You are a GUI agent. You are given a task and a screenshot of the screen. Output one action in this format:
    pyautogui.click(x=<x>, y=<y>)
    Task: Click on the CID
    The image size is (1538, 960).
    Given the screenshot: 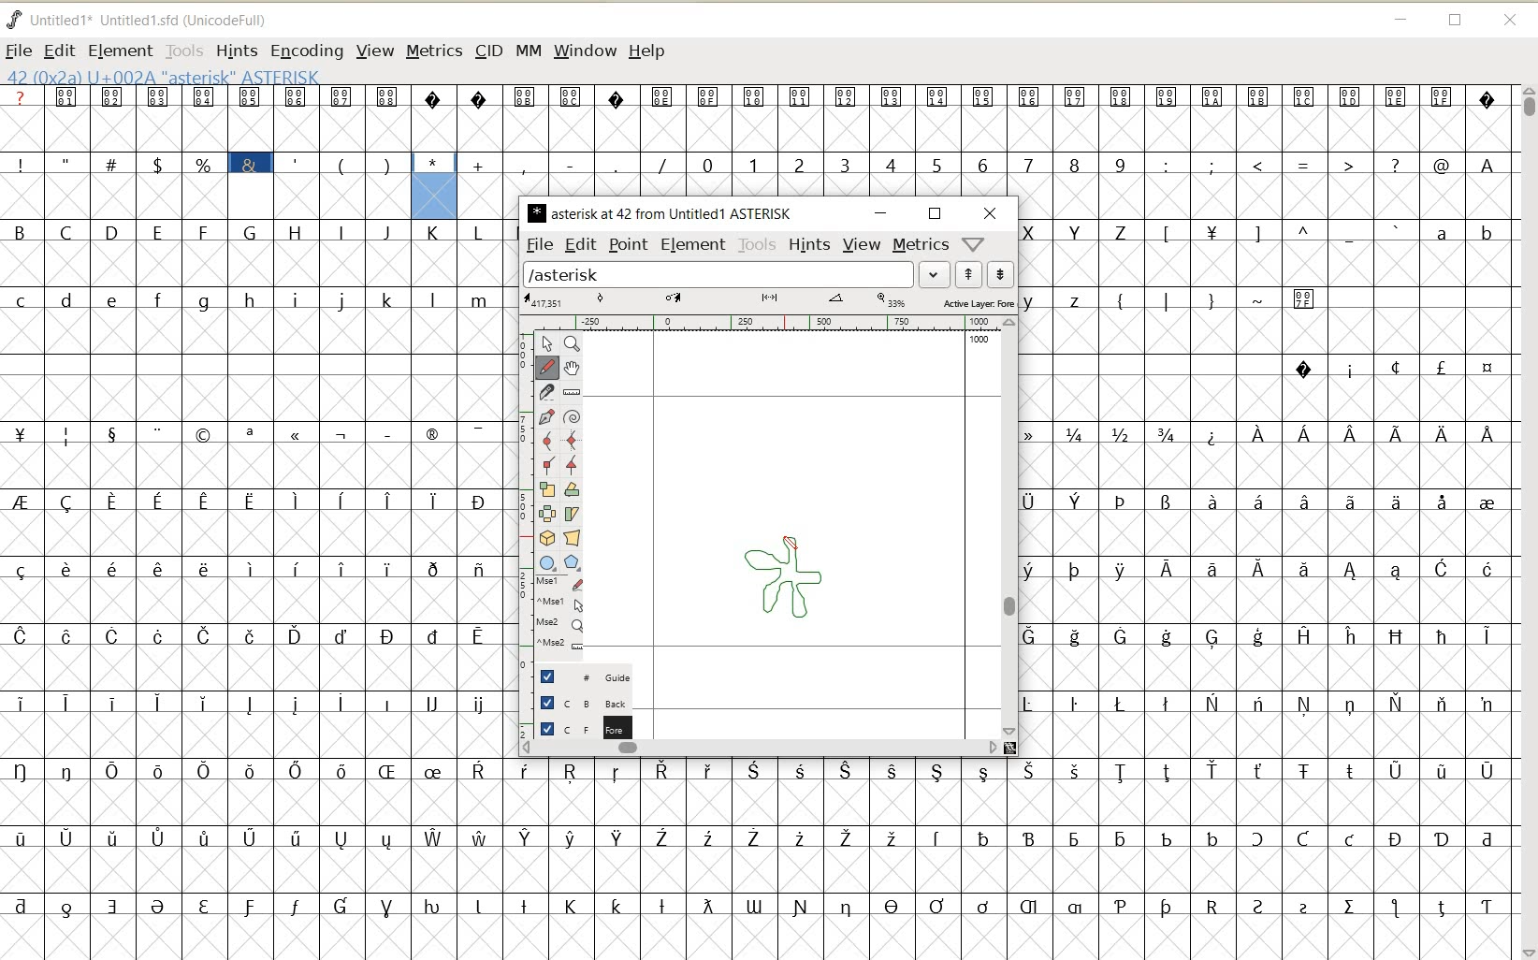 What is the action you would take?
    pyautogui.click(x=486, y=51)
    